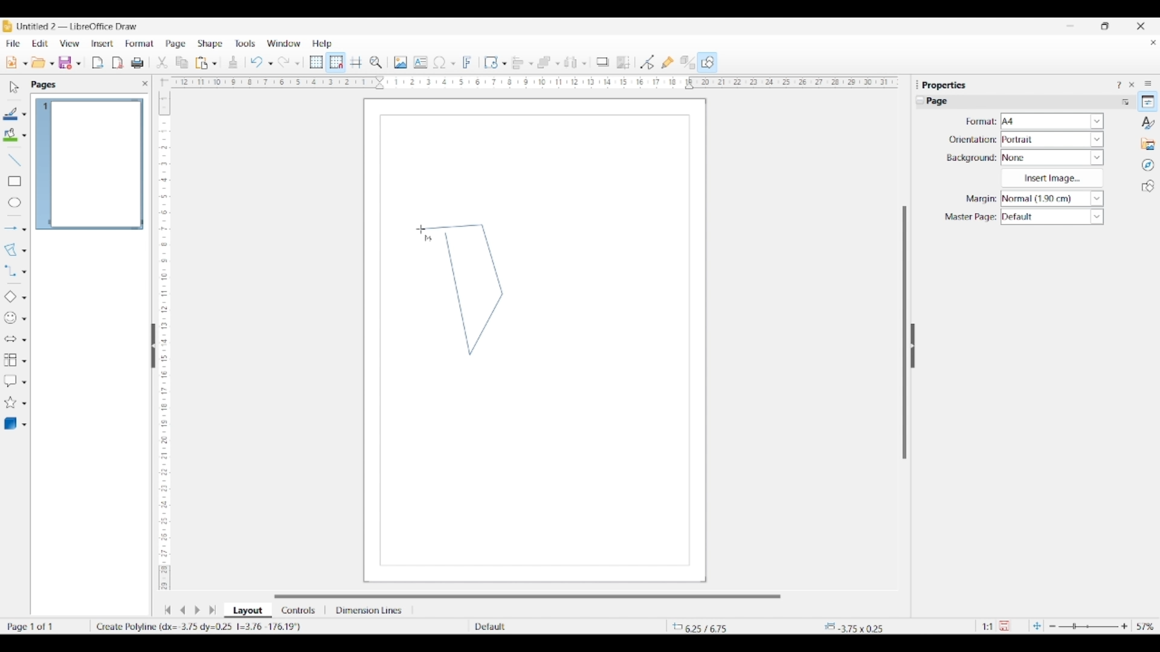 This screenshot has width=1160, height=652. Describe the element at coordinates (24, 425) in the screenshot. I see `3D shape options` at that location.